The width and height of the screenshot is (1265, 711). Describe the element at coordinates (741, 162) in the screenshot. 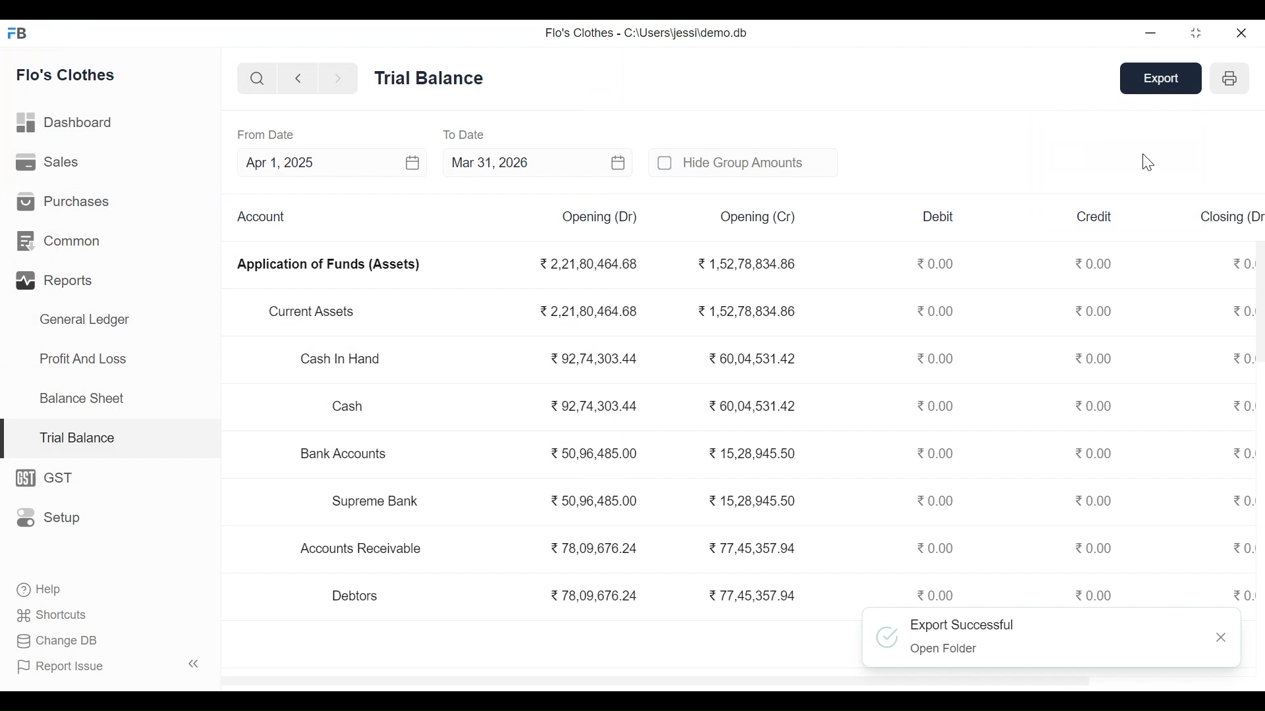

I see `unchecked Hide Group Amounts` at that location.